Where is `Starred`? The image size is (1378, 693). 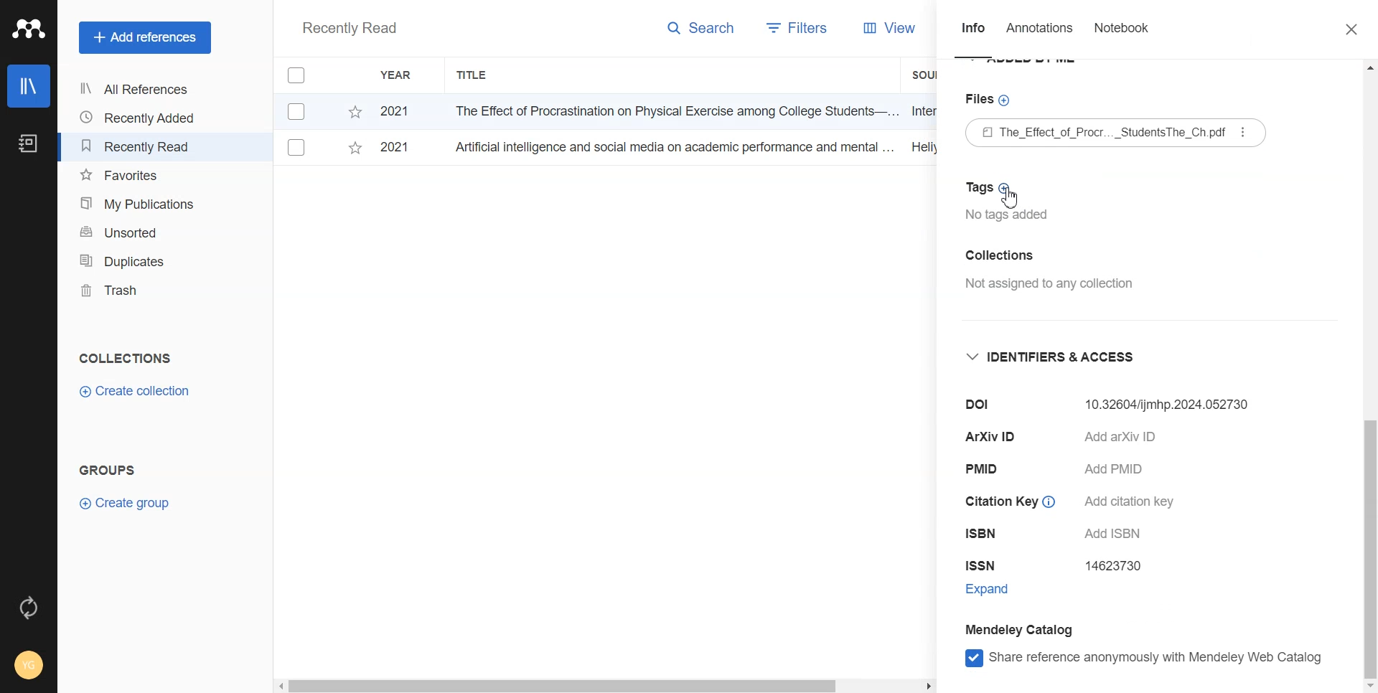
Starred is located at coordinates (355, 112).